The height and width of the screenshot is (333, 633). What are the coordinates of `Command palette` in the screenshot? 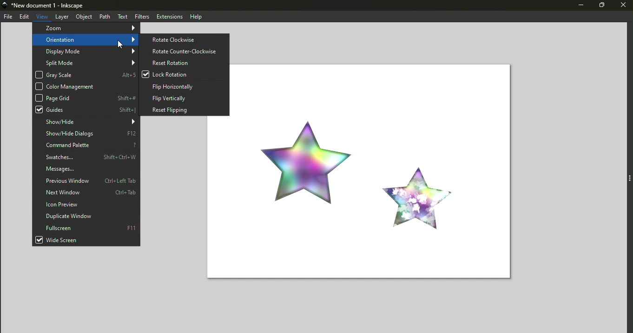 It's located at (86, 146).